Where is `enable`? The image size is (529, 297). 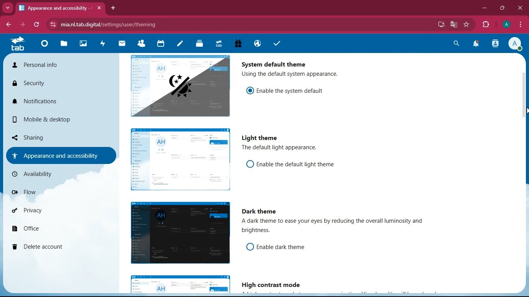
enable is located at coordinates (289, 247).